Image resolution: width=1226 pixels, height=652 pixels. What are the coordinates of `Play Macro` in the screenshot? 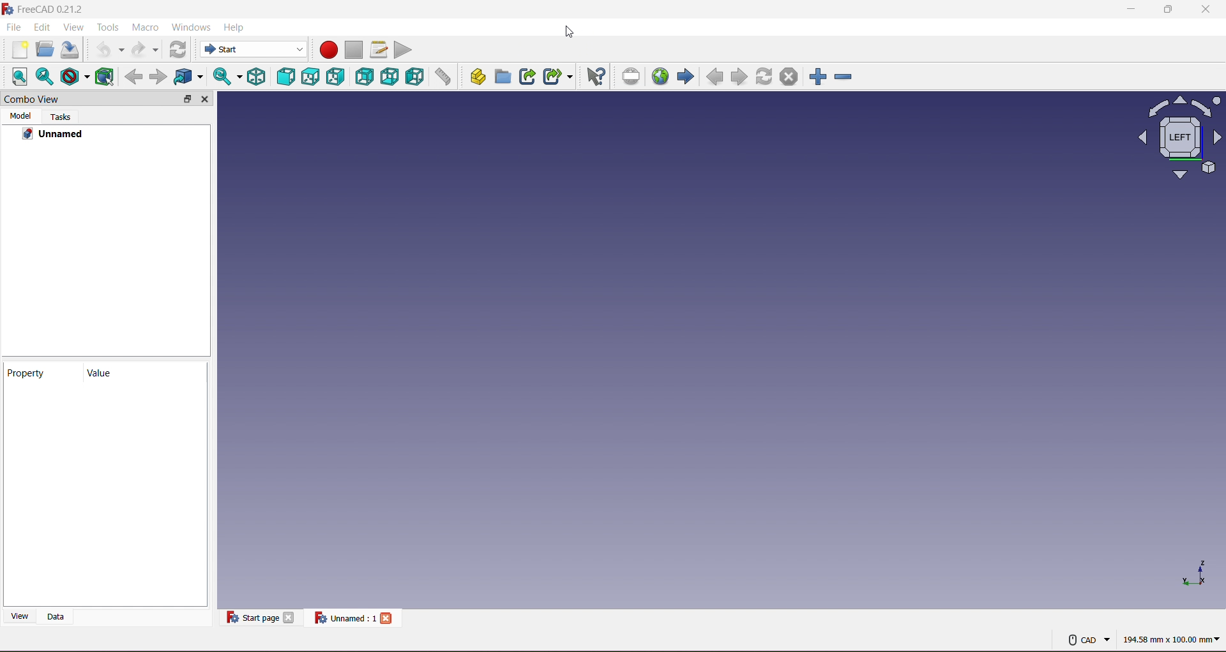 It's located at (403, 50).